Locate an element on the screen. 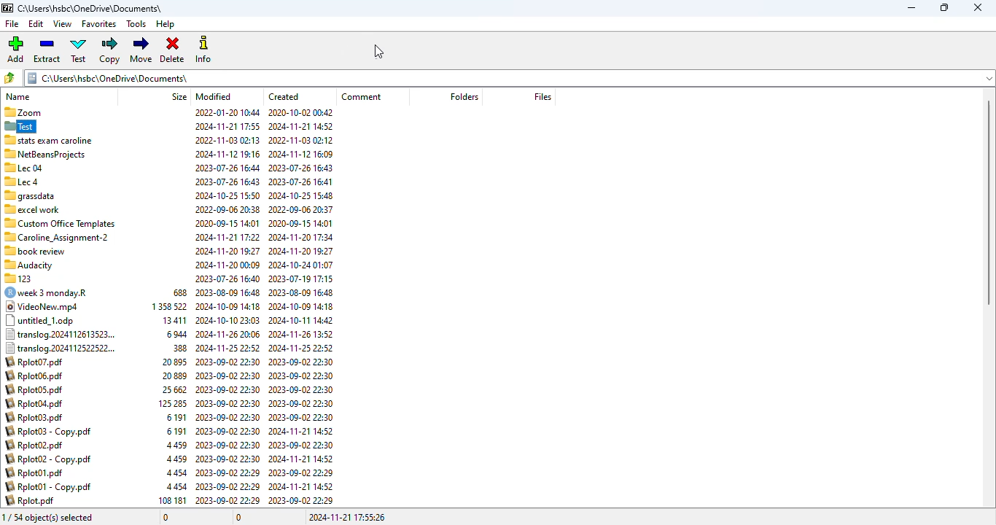  grassdata is located at coordinates (30, 195).